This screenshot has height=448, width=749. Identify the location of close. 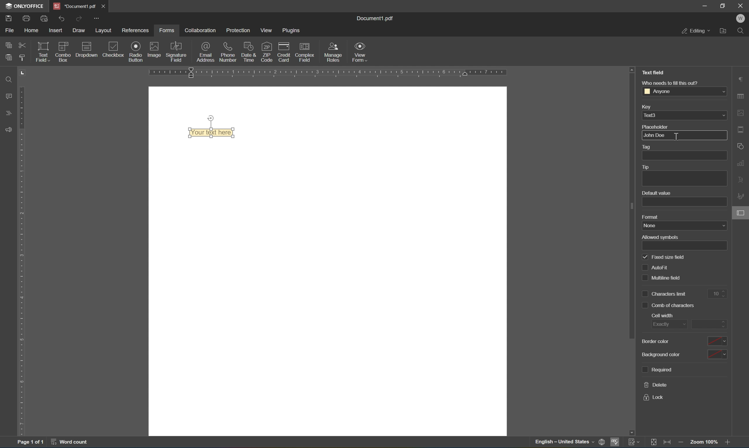
(104, 6).